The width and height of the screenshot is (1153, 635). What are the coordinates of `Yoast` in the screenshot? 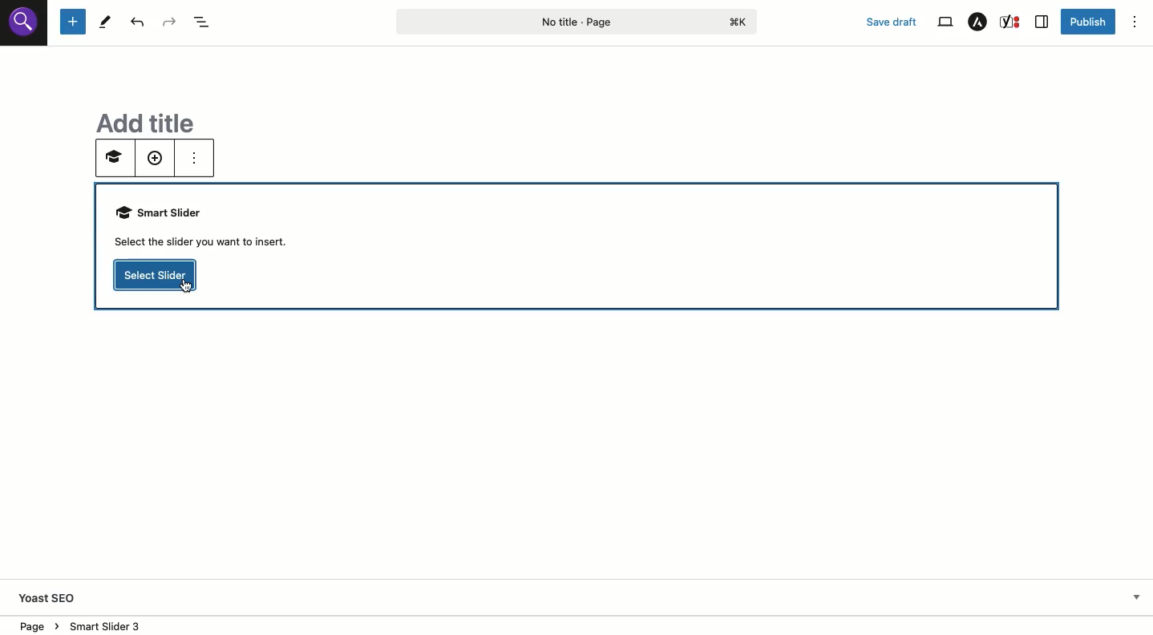 It's located at (1012, 22).